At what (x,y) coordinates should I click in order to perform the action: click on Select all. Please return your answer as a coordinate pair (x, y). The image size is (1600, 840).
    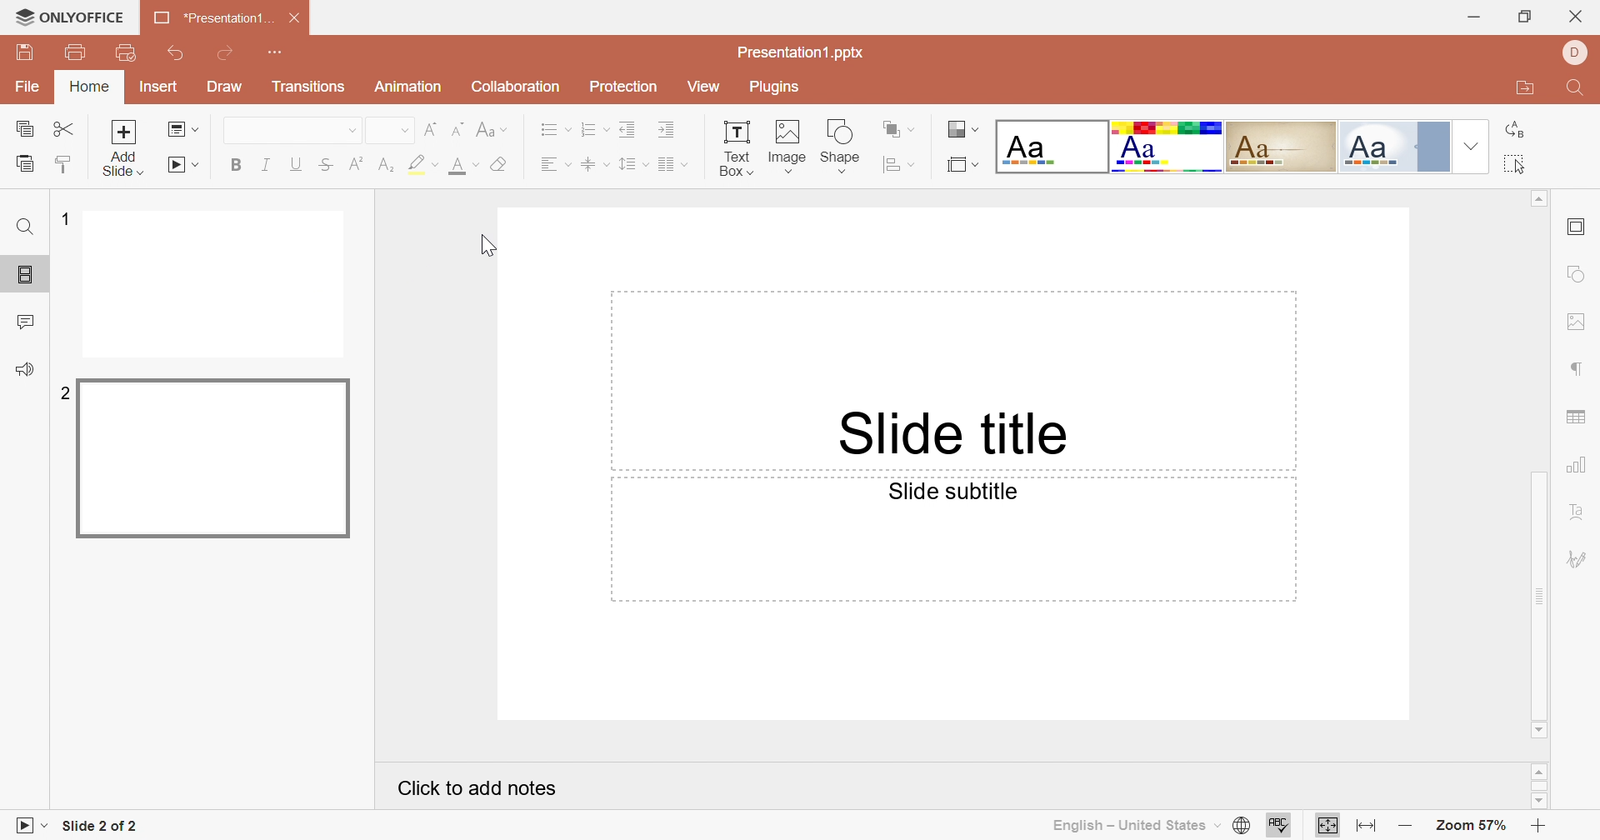
    Looking at the image, I should click on (1518, 166).